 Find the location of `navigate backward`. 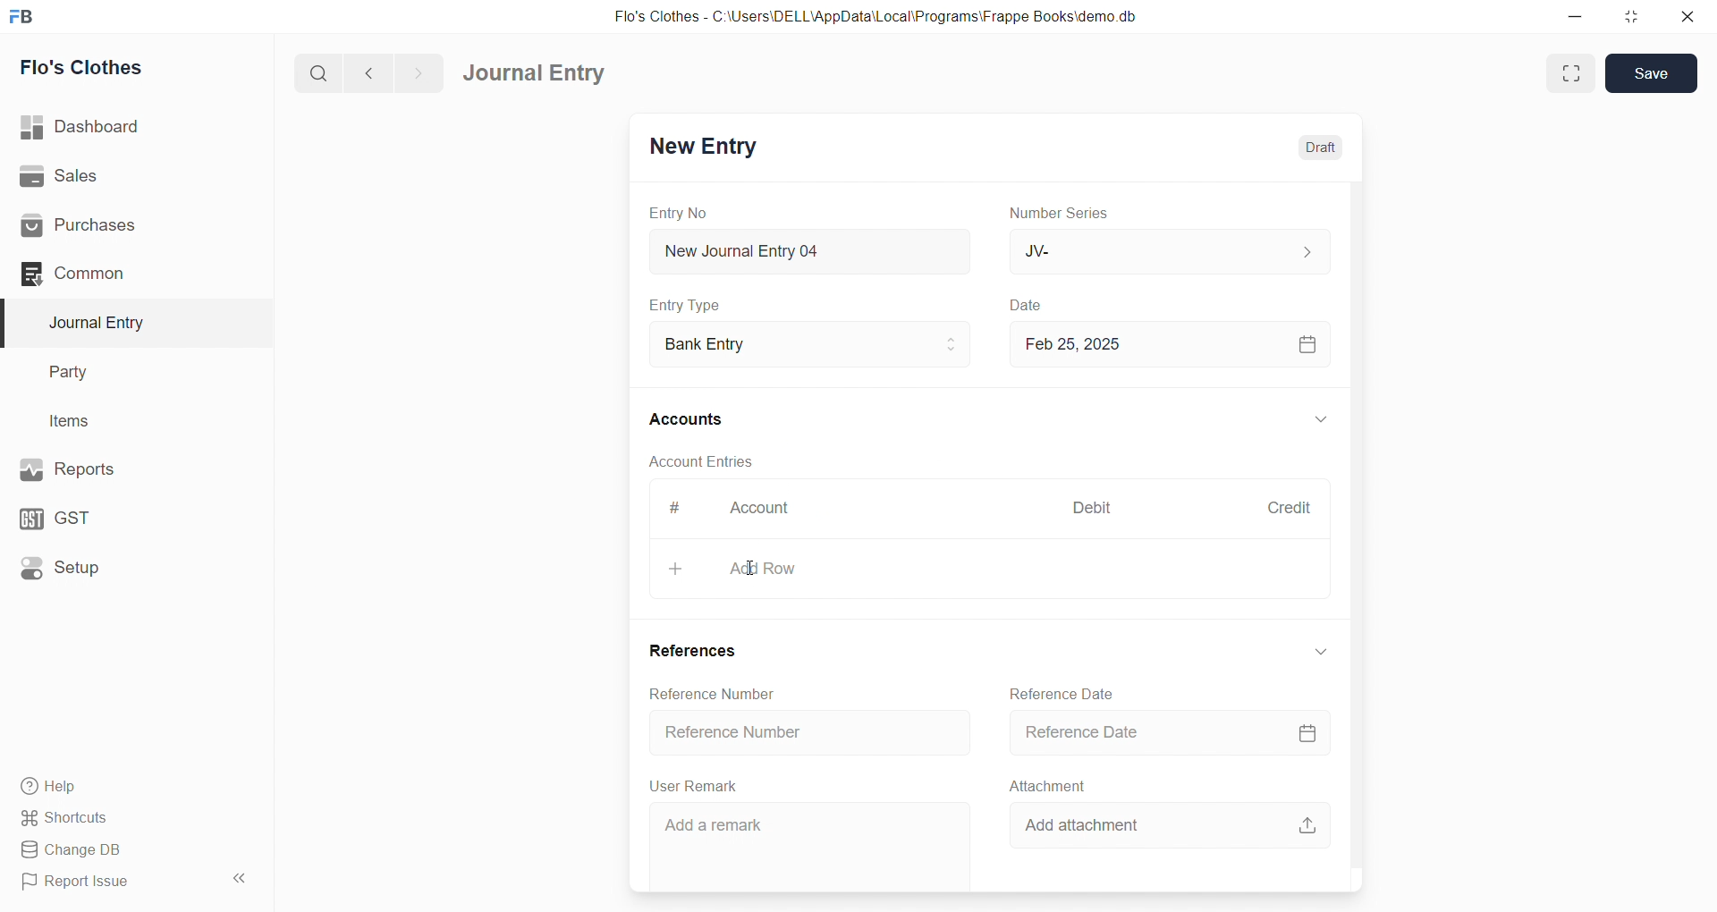

navigate backward is located at coordinates (376, 71).